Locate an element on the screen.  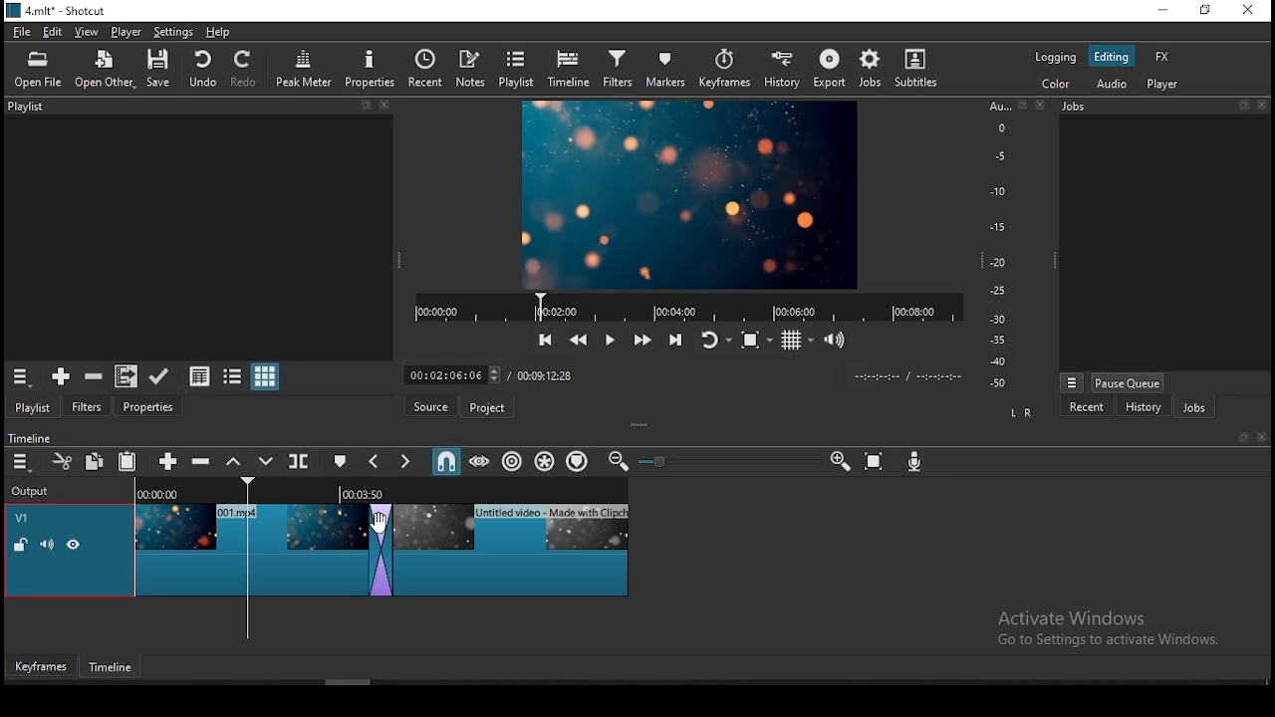
lift is located at coordinates (231, 462).